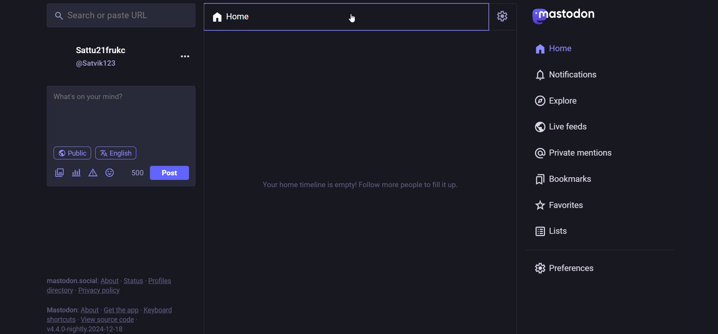 The width and height of the screenshot is (718, 334). What do you see at coordinates (557, 101) in the screenshot?
I see `explore` at bounding box center [557, 101].